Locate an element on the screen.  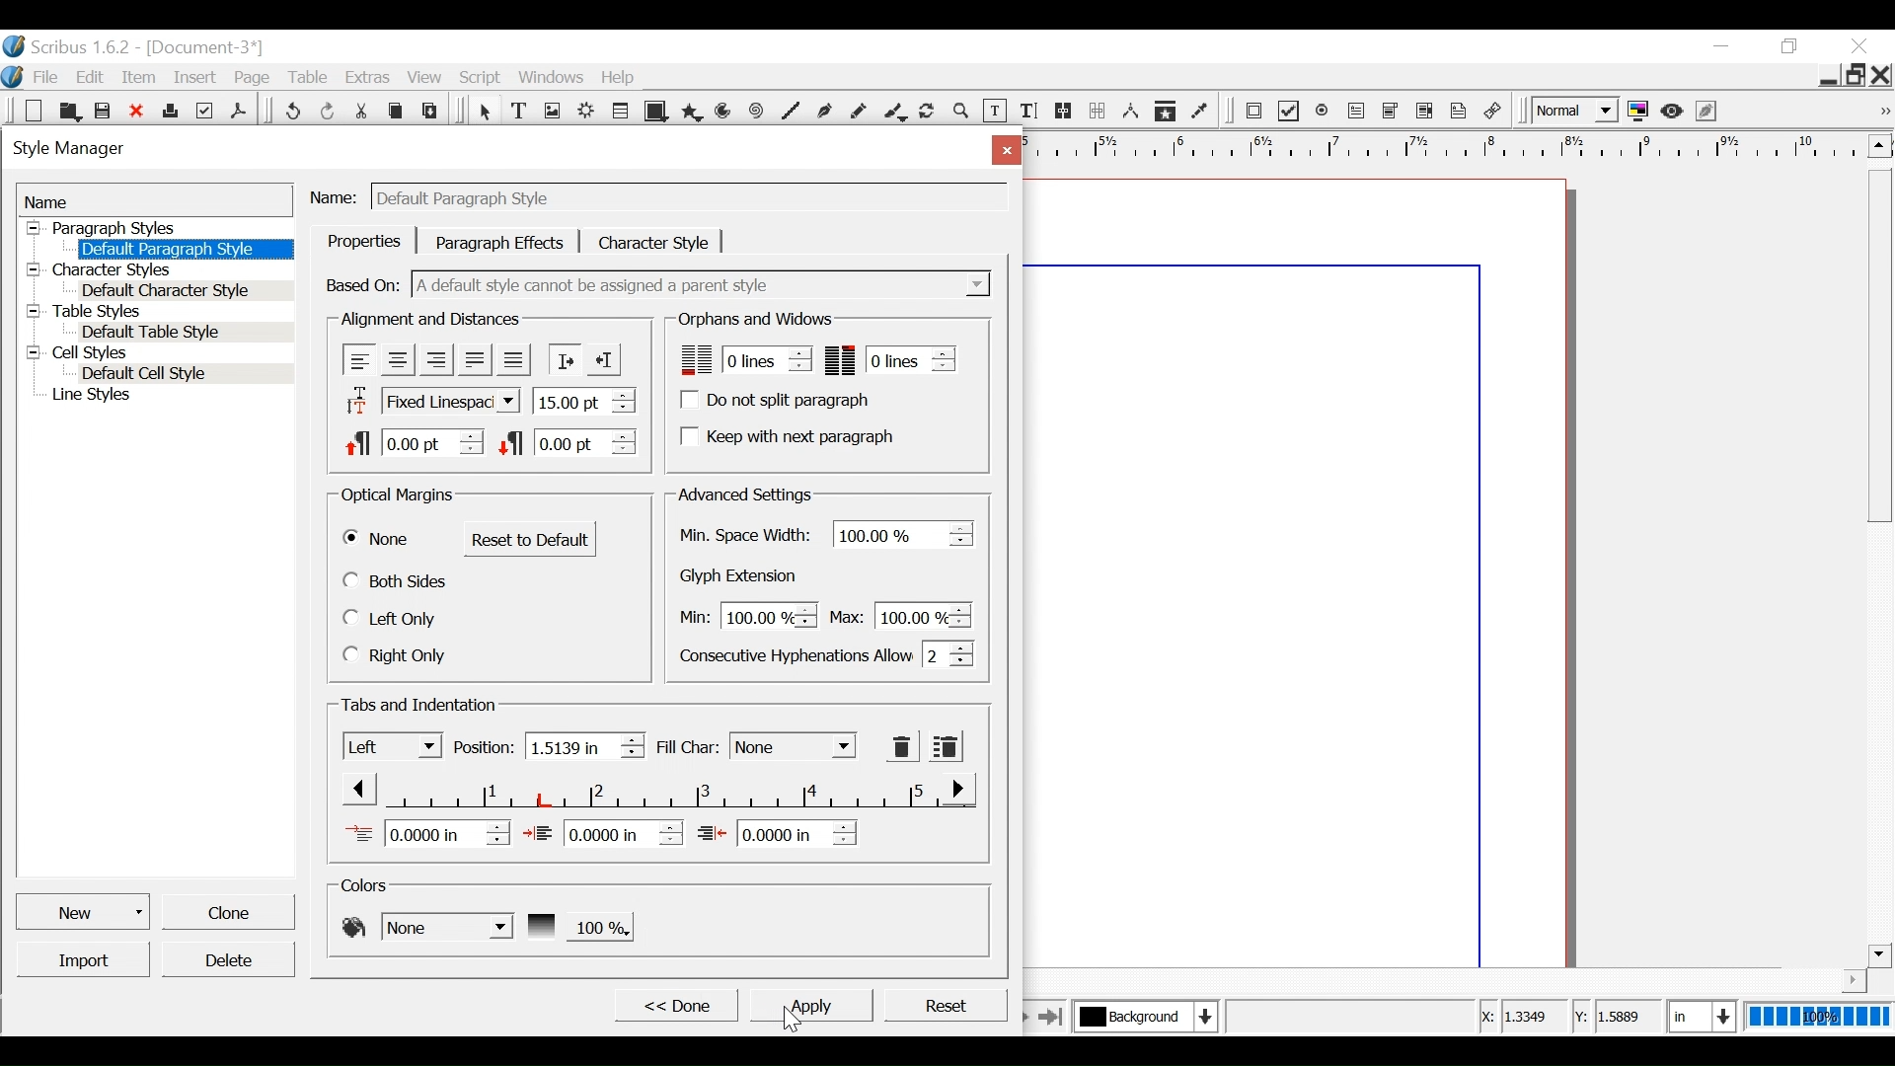
(un)select Right only is located at coordinates (394, 654).